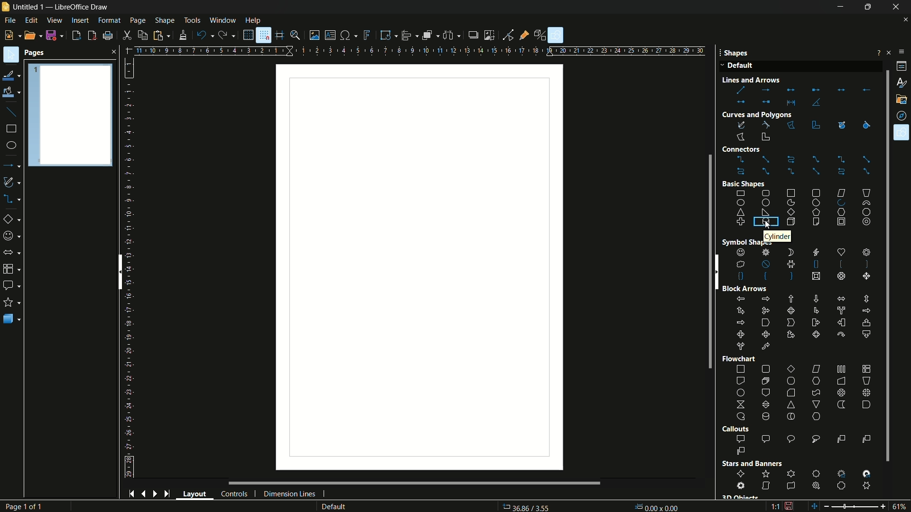 This screenshot has height=512, width=911. Describe the element at coordinates (14, 199) in the screenshot. I see `connectors` at that location.